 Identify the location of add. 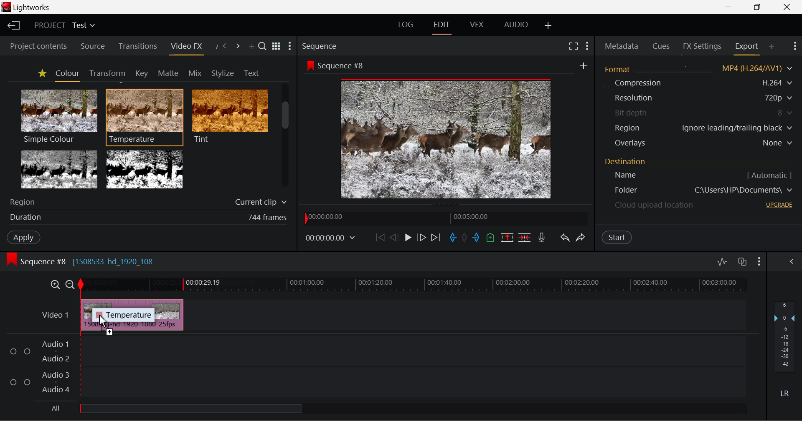
(583, 65).